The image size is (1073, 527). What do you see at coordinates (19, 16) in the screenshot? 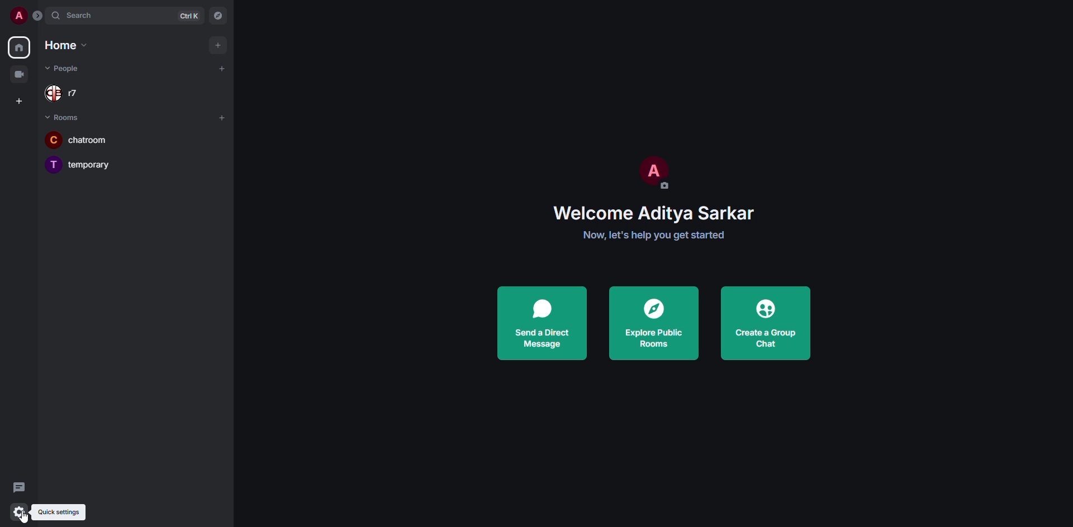
I see `profile` at bounding box center [19, 16].